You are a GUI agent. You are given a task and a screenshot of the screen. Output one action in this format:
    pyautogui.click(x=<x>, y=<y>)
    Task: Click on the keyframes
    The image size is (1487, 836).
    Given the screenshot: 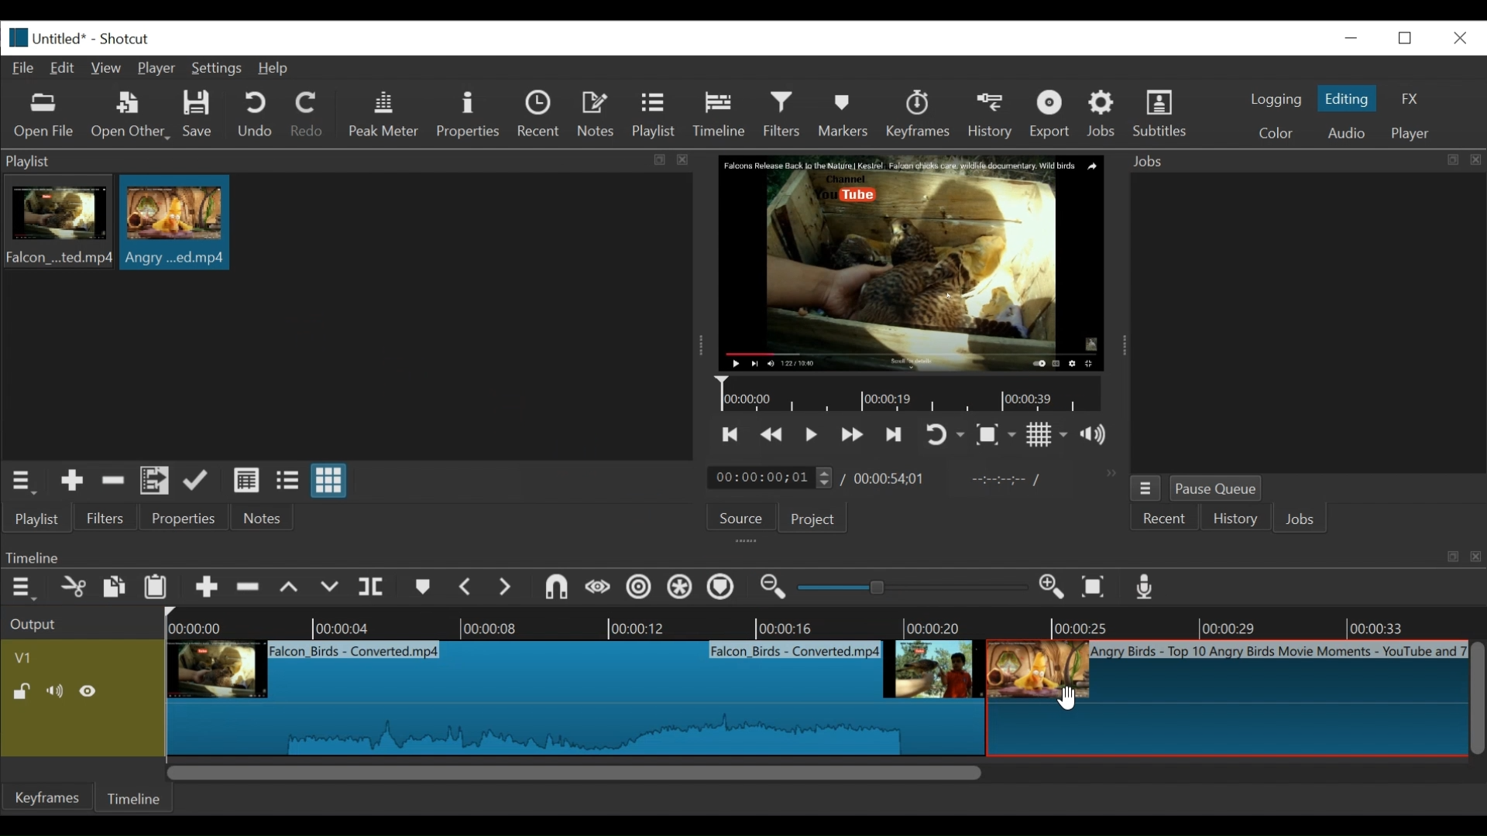 What is the action you would take?
    pyautogui.click(x=919, y=116)
    